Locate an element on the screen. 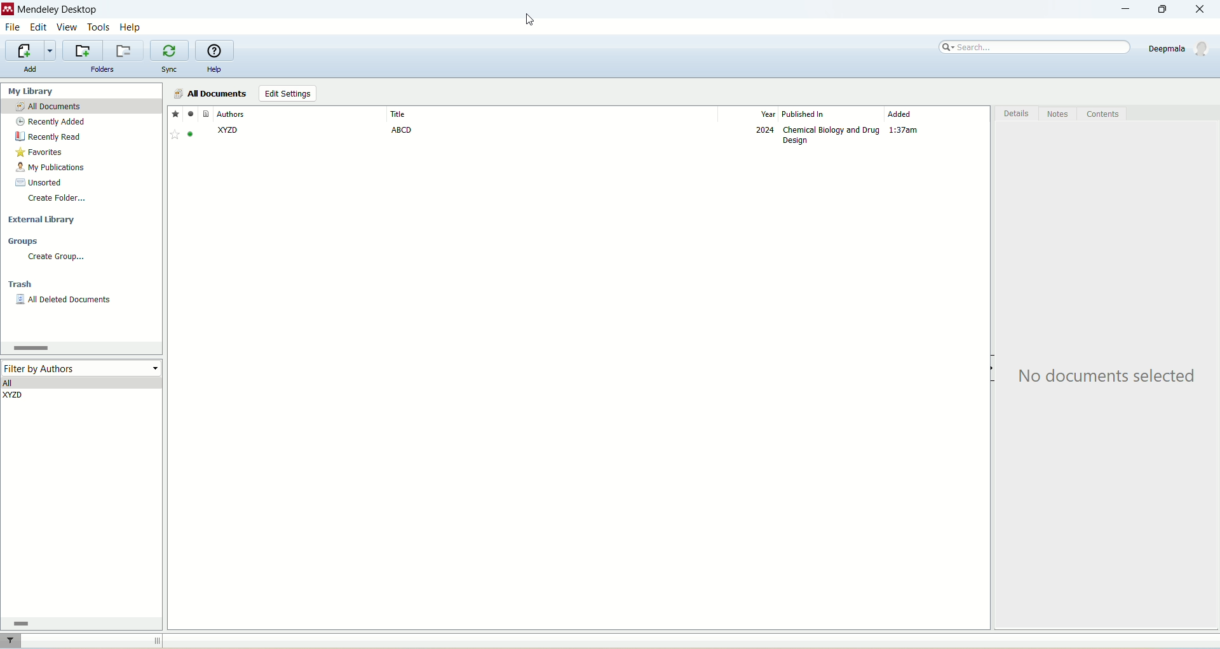  filter is located at coordinates (12, 641).